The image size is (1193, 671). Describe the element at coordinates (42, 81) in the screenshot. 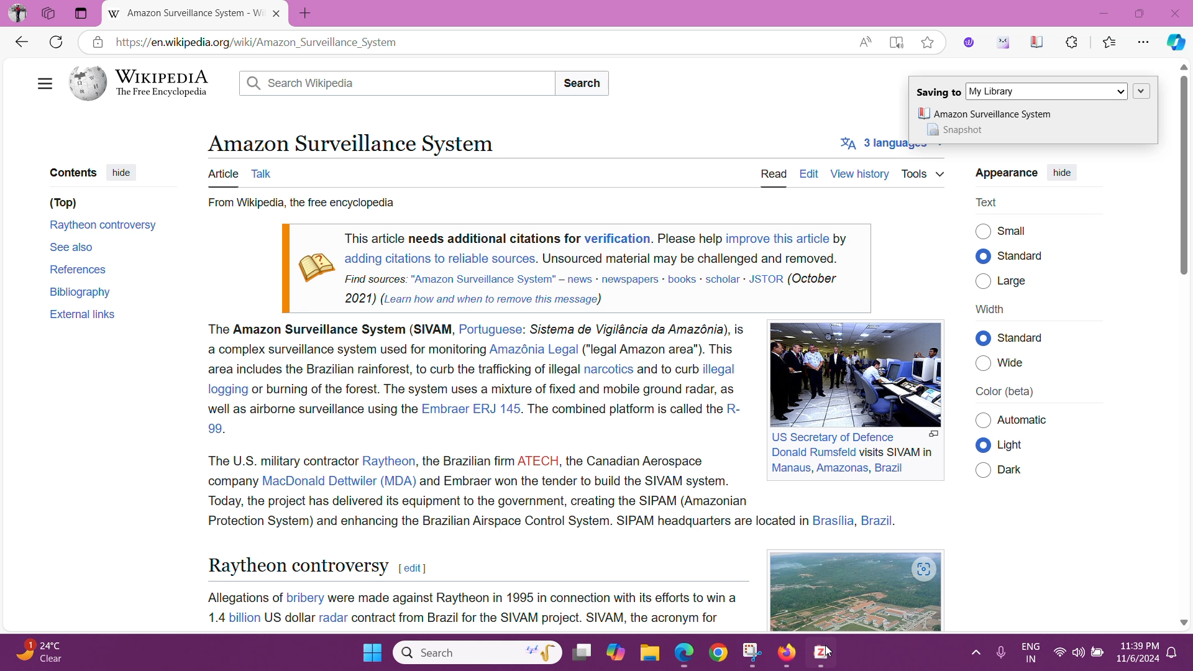

I see `Menu` at that location.